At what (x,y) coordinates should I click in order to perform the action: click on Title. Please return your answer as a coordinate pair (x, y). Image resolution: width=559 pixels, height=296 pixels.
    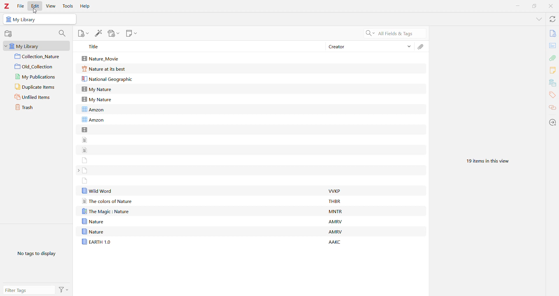
    Looking at the image, I should click on (198, 47).